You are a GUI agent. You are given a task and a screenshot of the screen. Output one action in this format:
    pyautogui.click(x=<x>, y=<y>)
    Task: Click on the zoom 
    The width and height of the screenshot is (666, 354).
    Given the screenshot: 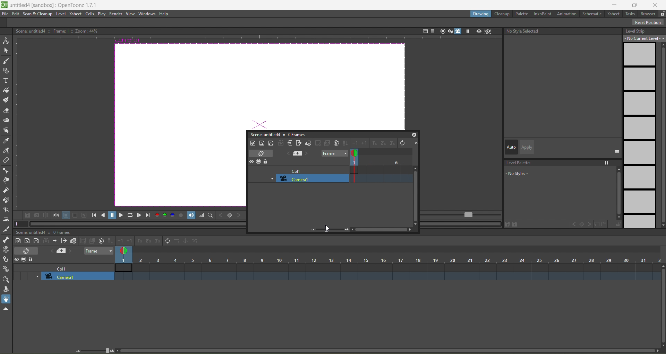 What is the action you would take?
    pyautogui.click(x=96, y=350)
    